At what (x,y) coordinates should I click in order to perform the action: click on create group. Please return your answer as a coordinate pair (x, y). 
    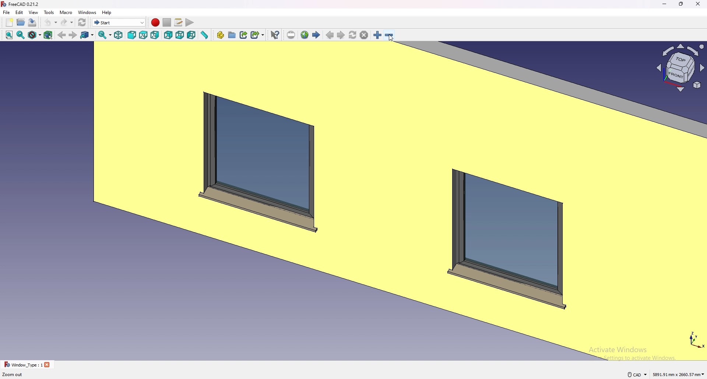
    Looking at the image, I should click on (232, 35).